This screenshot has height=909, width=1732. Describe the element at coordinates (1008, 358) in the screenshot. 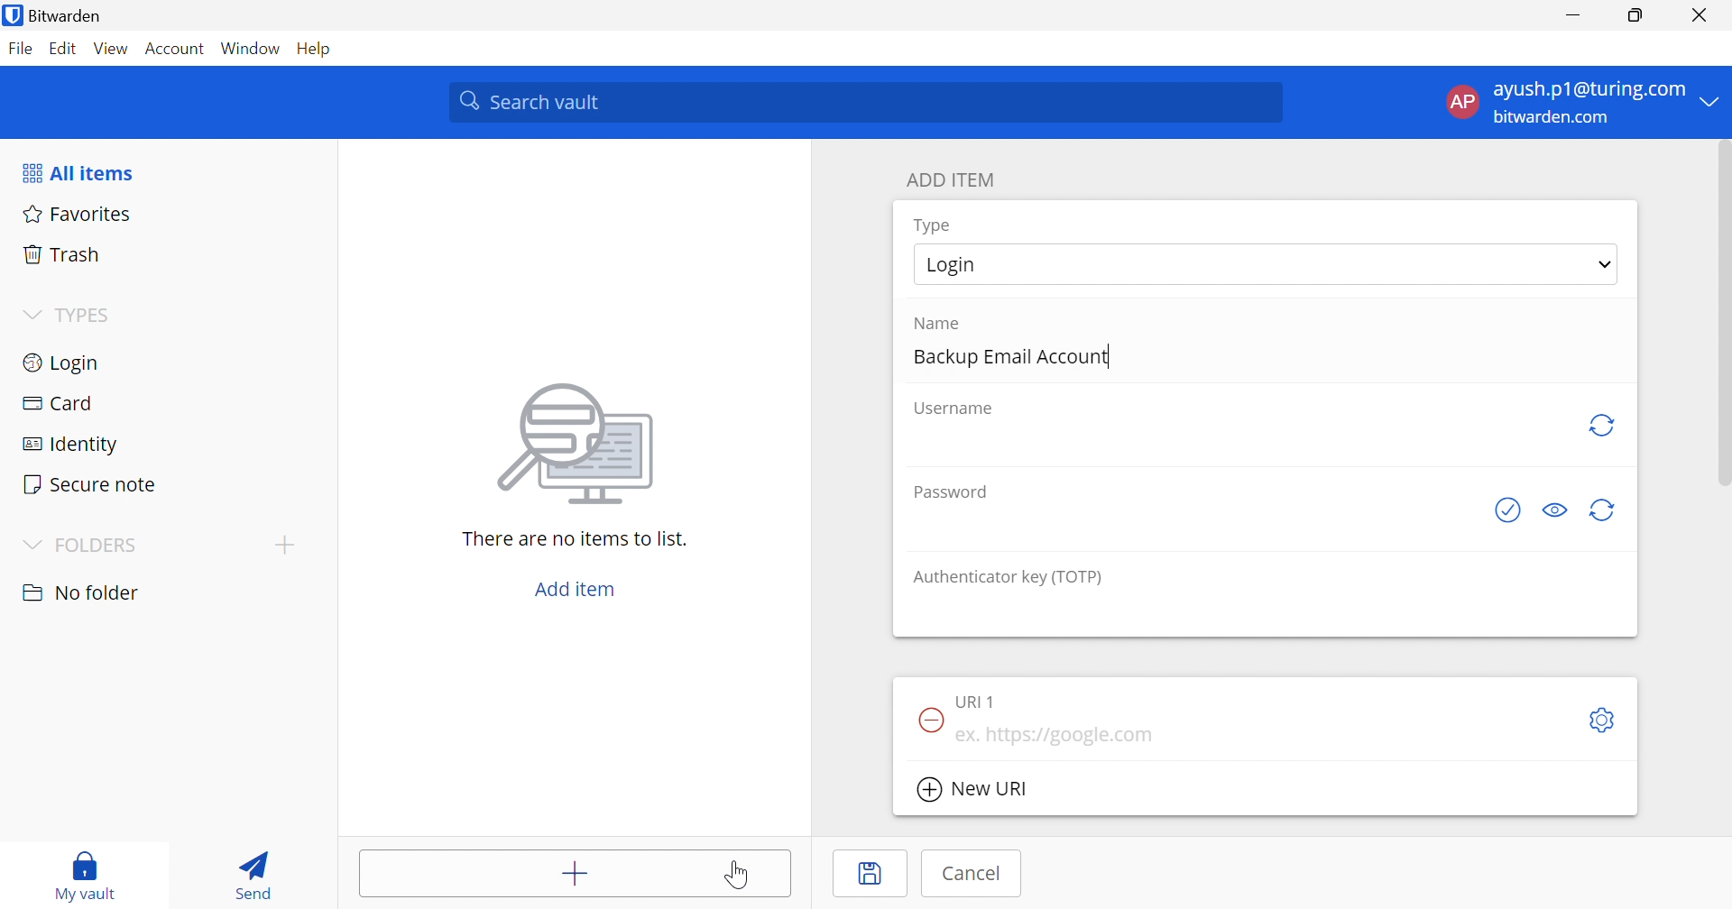

I see `Backup Email Account` at that location.